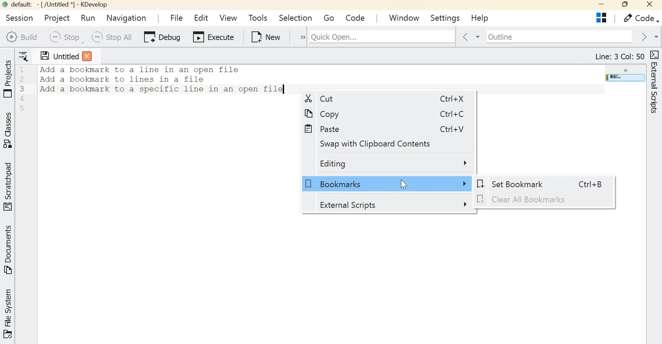  I want to click on Clear all bookmarks, so click(525, 199).